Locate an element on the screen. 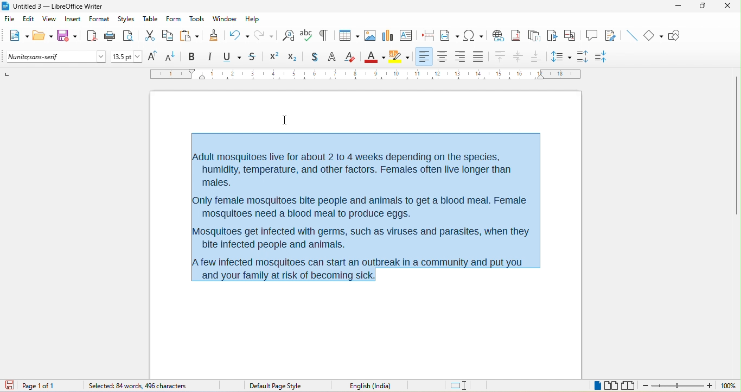  strikethrough is located at coordinates (254, 56).